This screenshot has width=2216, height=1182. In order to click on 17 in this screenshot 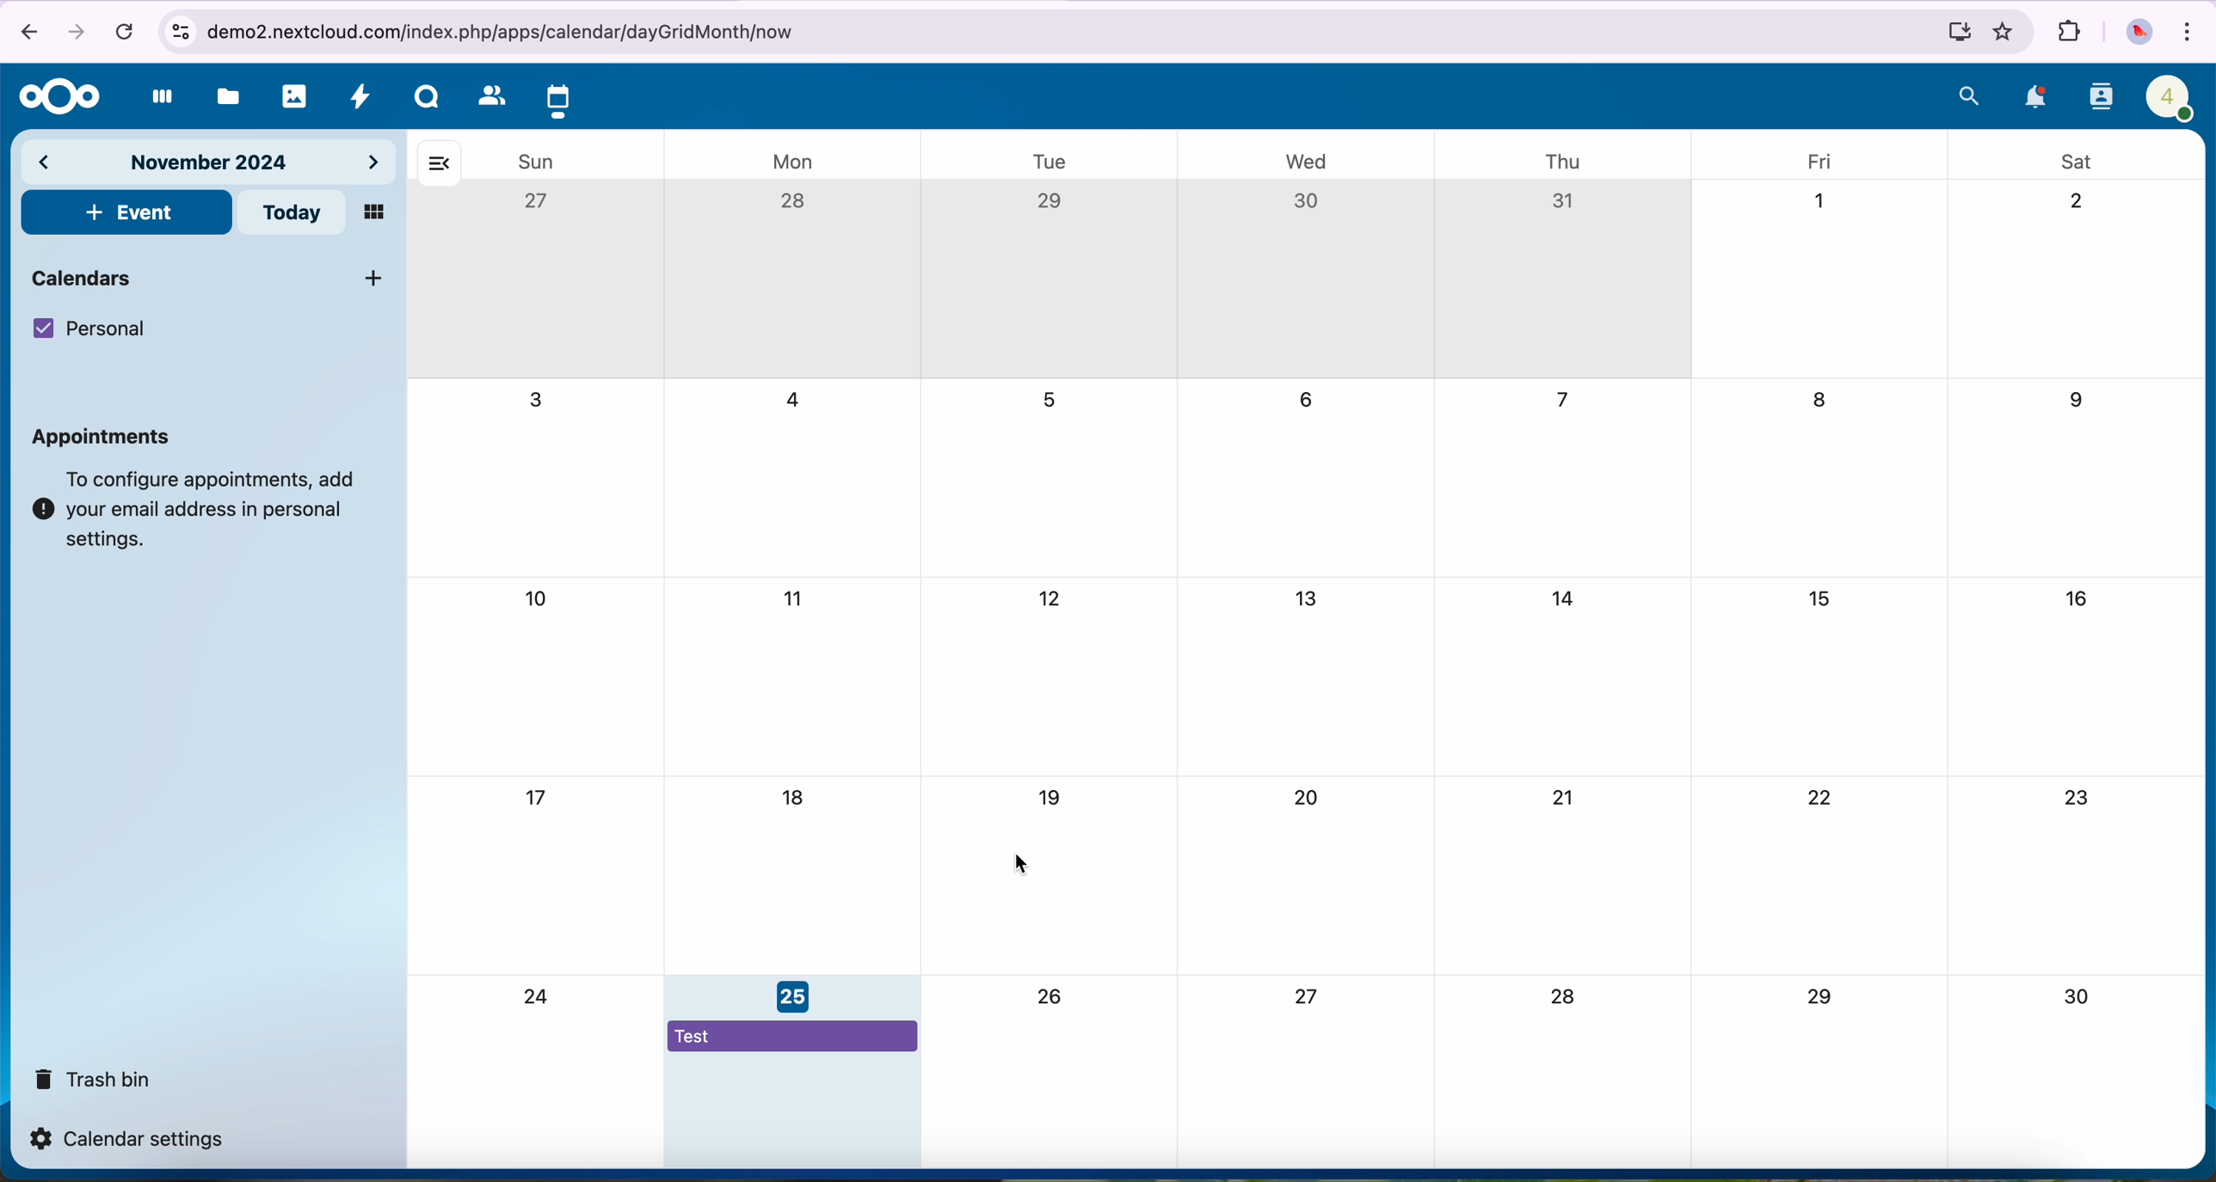, I will do `click(539, 799)`.